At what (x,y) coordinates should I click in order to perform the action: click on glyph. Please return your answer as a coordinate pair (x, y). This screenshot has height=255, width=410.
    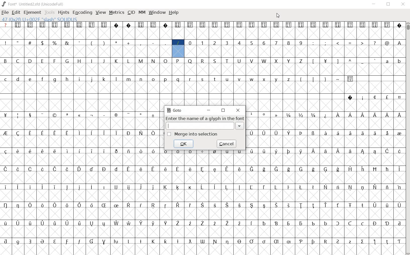
    Looking at the image, I should click on (104, 25).